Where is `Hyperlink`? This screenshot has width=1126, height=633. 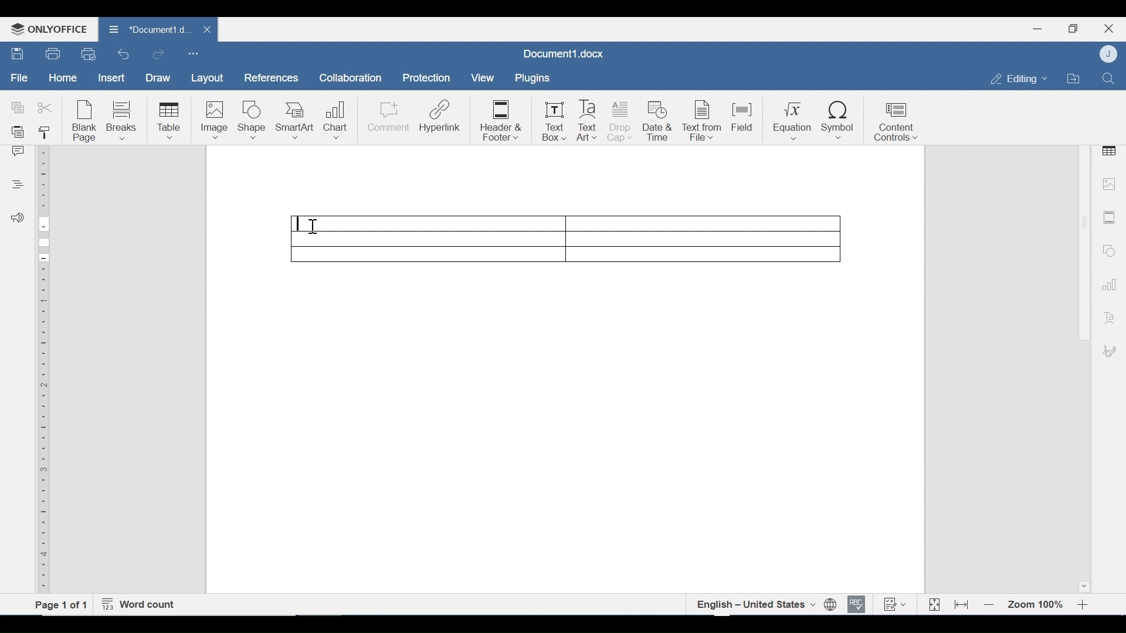
Hyperlink is located at coordinates (442, 122).